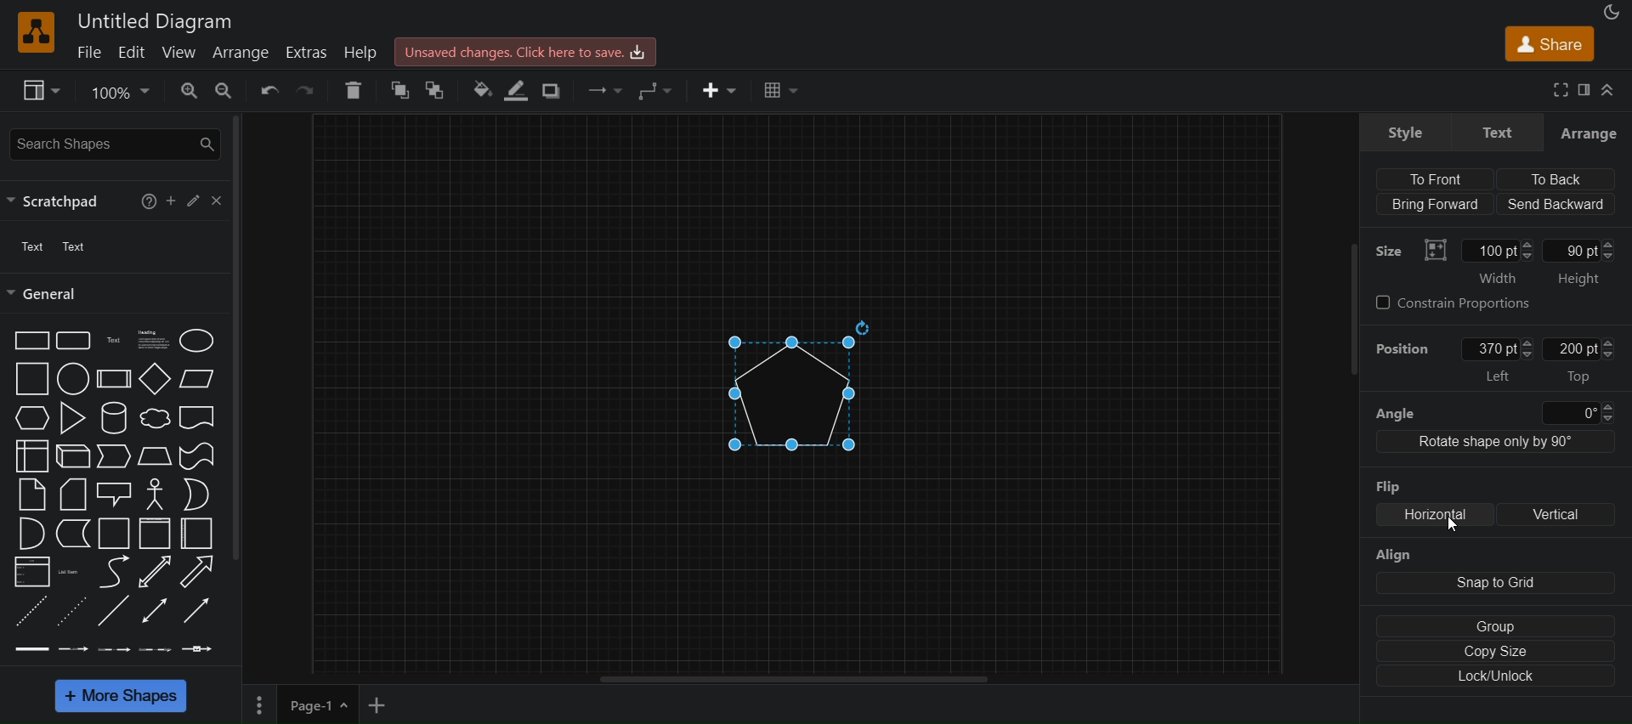 The width and height of the screenshot is (1632, 724). Describe the element at coordinates (1404, 555) in the screenshot. I see `align` at that location.